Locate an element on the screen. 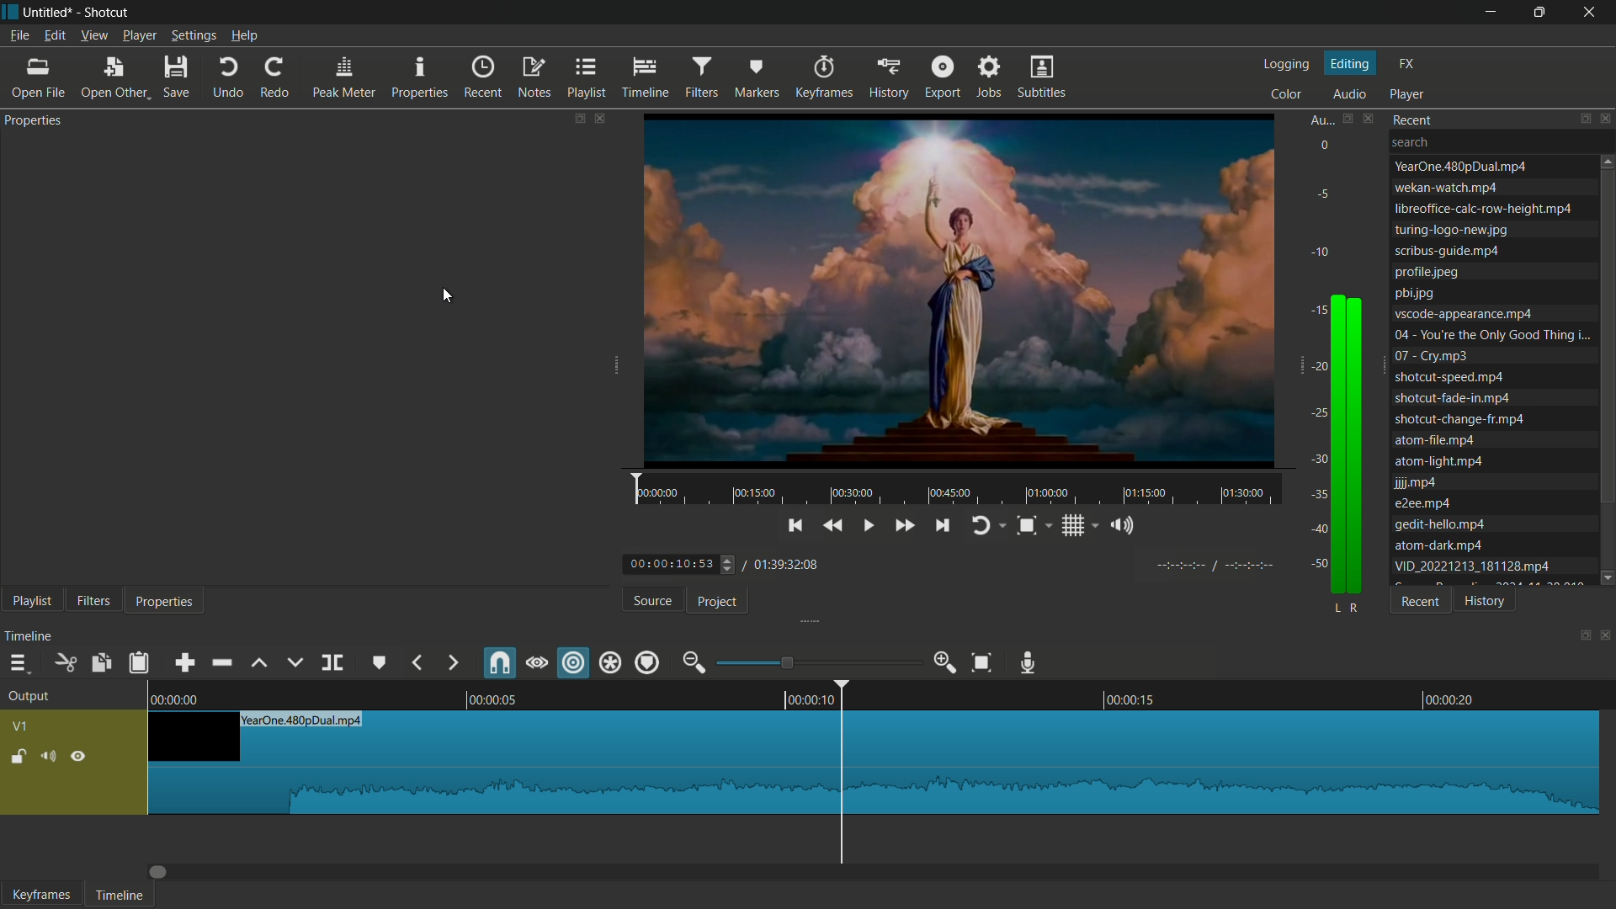  playlist is located at coordinates (585, 77).